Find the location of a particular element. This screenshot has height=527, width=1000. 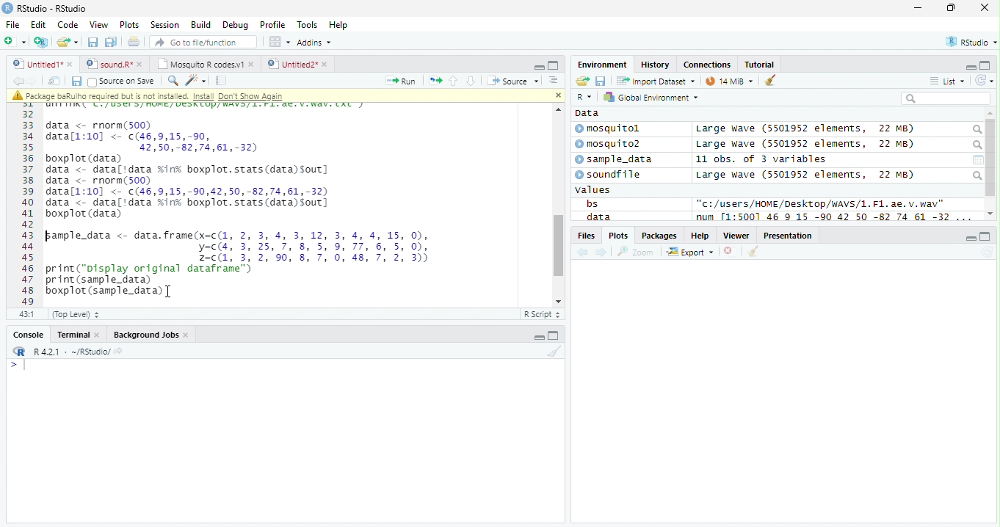

Save is located at coordinates (601, 81).